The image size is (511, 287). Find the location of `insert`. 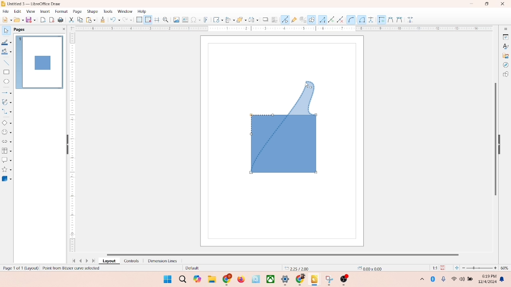

insert is located at coordinates (44, 11).